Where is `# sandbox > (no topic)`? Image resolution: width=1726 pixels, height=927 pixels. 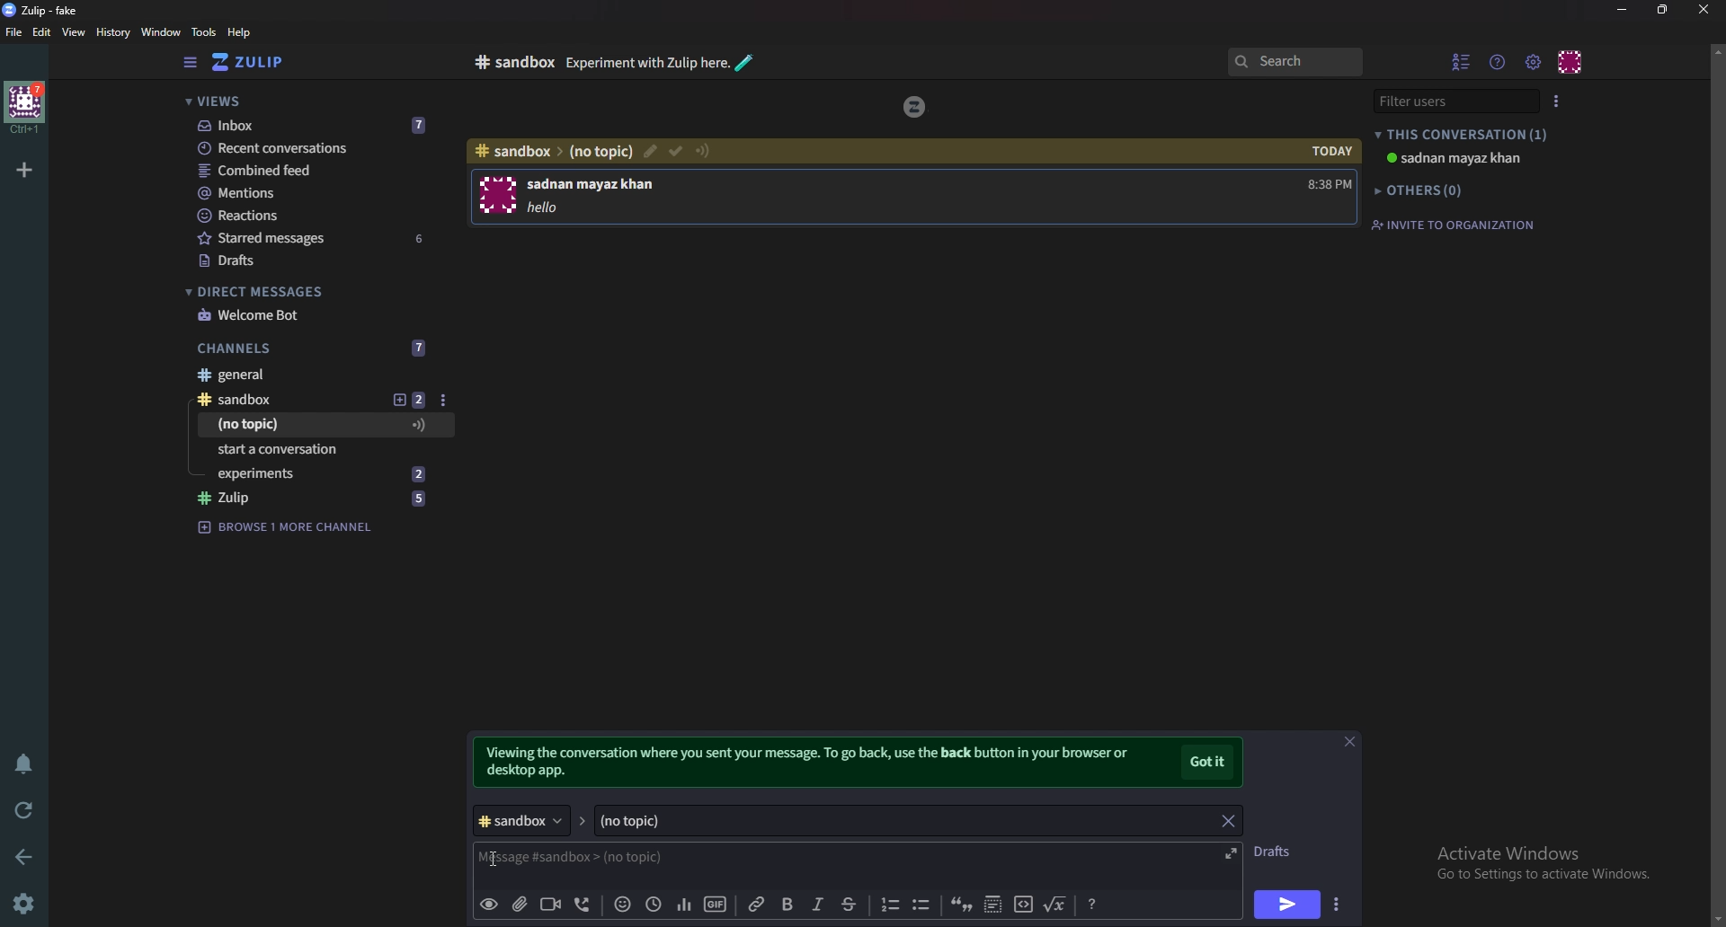
# sandbox > (no topic) is located at coordinates (556, 150).